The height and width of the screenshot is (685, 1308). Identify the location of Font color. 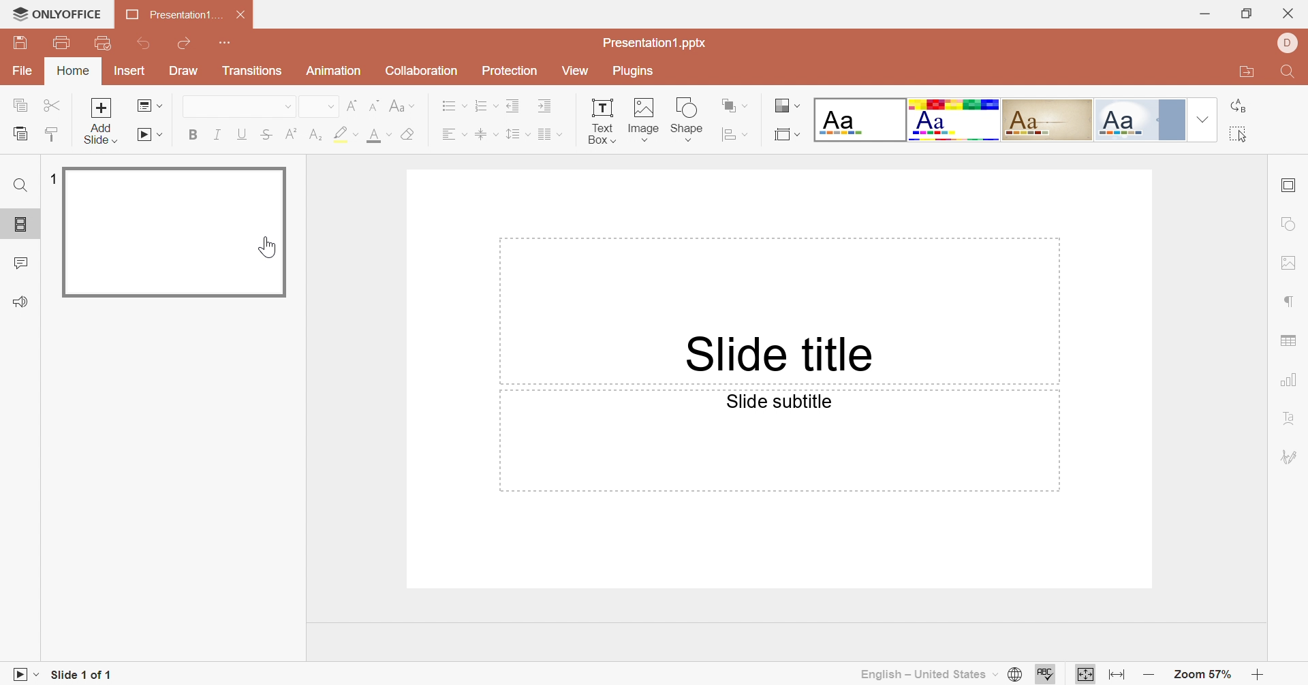
(377, 136).